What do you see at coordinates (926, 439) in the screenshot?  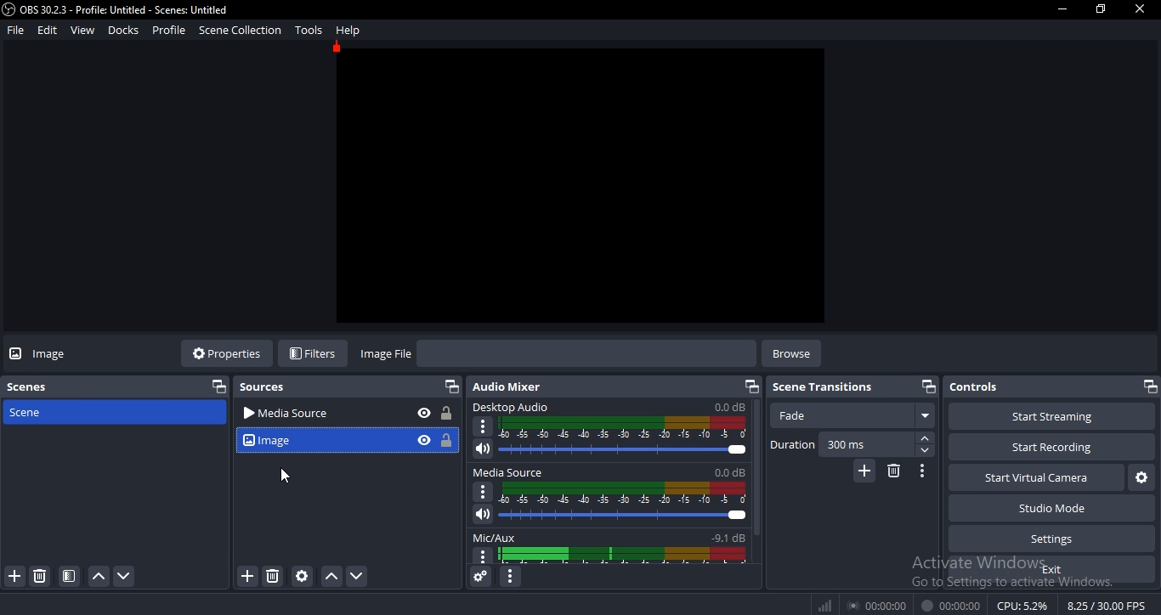 I see `forward` at bounding box center [926, 439].